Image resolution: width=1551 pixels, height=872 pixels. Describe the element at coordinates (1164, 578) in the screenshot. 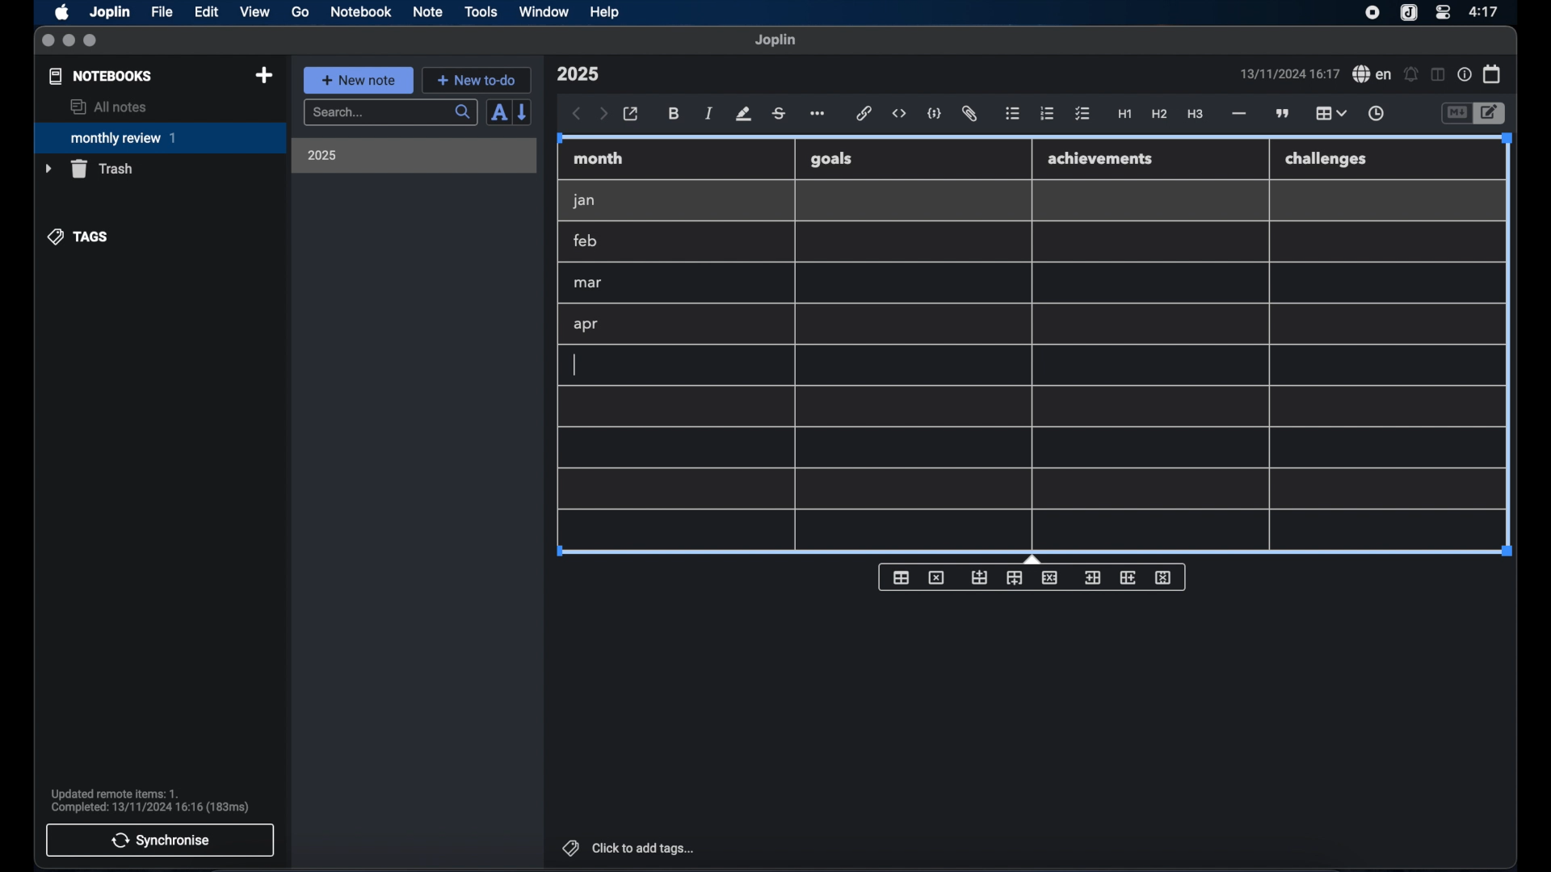

I see `delete column` at that location.